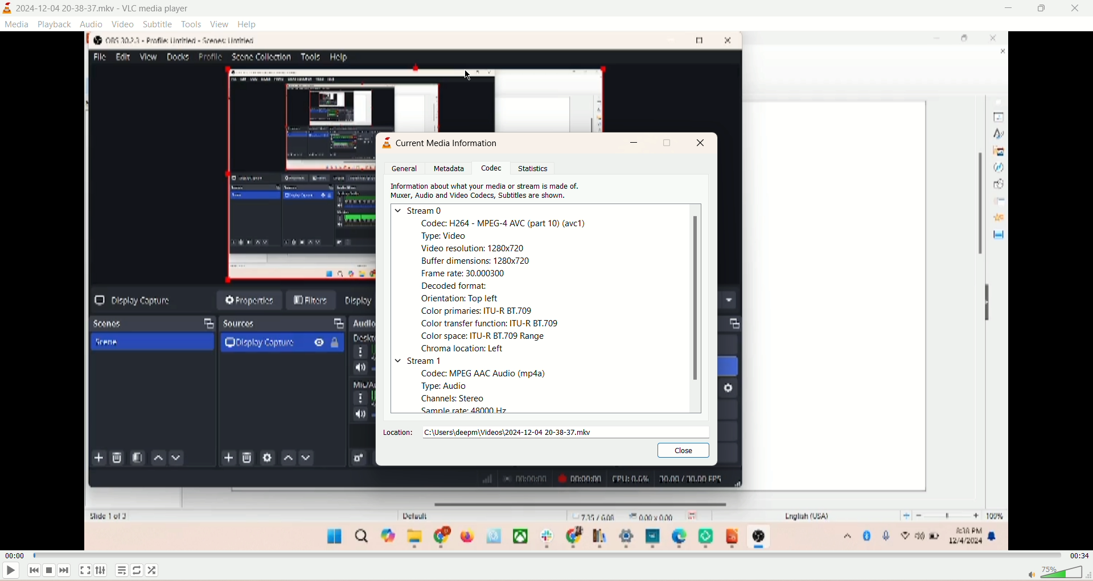 Image resolution: width=1093 pixels, height=581 pixels. I want to click on stop, so click(52, 571).